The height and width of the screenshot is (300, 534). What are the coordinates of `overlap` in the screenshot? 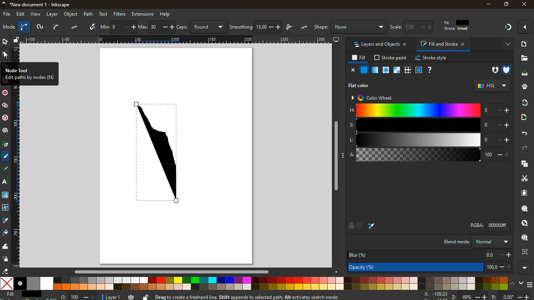 It's located at (351, 226).